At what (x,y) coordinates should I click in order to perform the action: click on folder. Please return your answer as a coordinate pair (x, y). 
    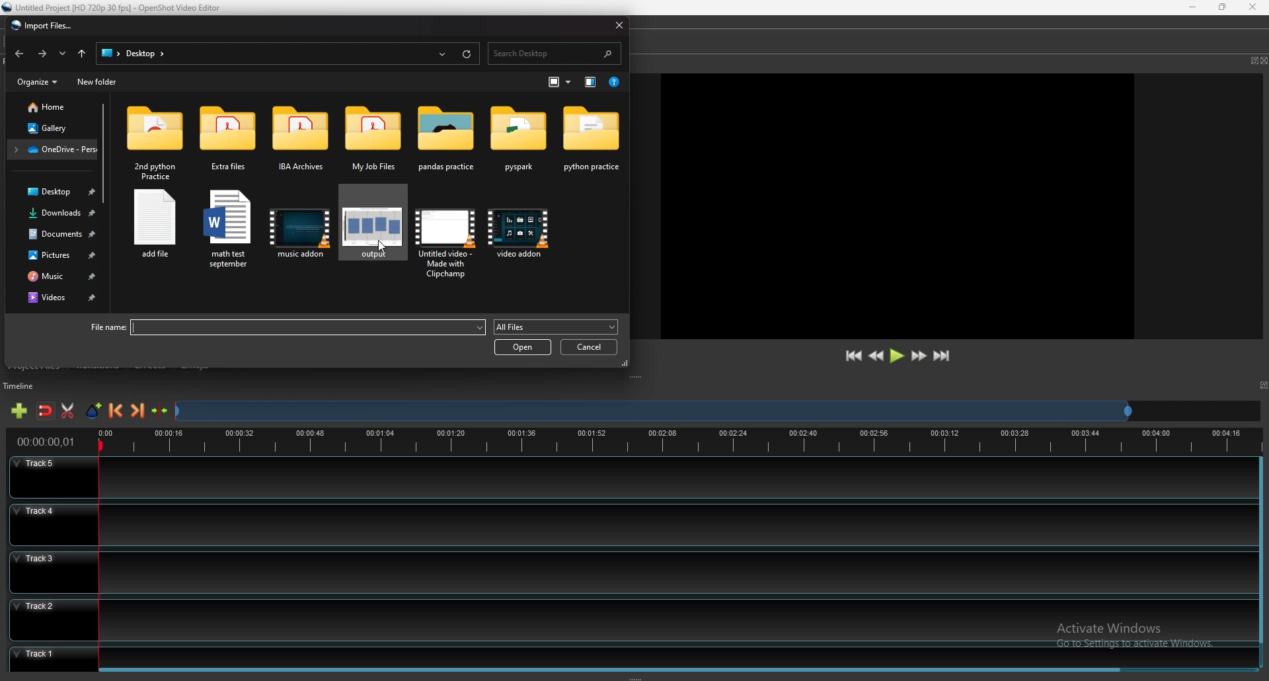
    Looking at the image, I should click on (227, 143).